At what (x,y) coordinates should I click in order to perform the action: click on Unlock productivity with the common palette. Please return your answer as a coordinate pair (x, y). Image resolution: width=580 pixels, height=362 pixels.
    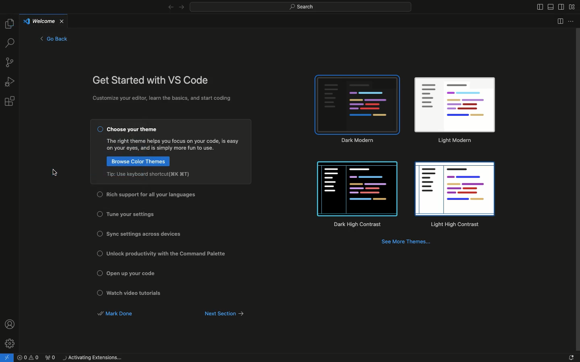
    Looking at the image, I should click on (169, 254).